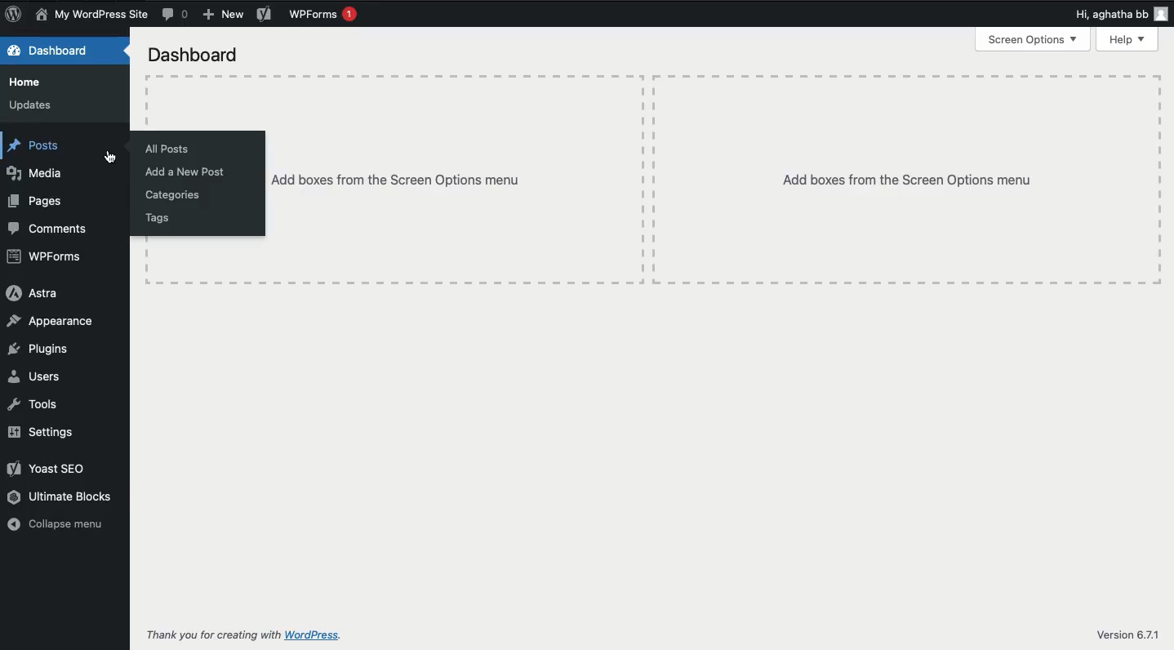 The width and height of the screenshot is (1174, 650). I want to click on Pages, so click(35, 201).